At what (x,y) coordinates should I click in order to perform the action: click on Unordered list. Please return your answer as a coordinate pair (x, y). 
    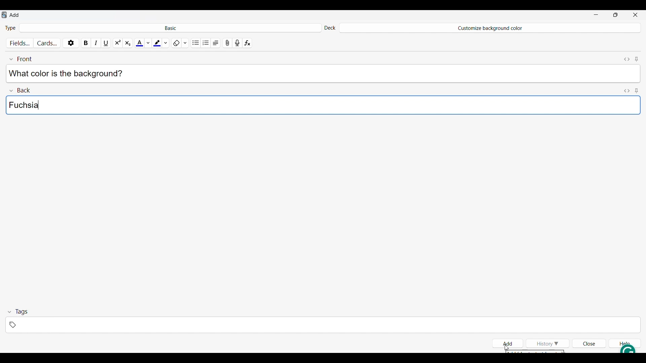
    Looking at the image, I should click on (196, 42).